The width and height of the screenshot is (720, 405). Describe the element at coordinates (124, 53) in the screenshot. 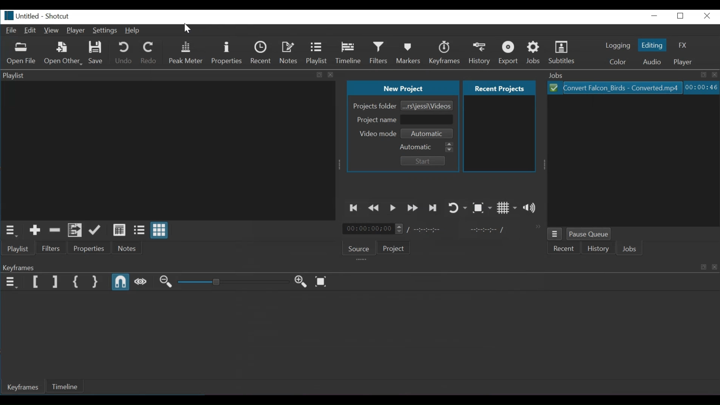

I see `Undo` at that location.